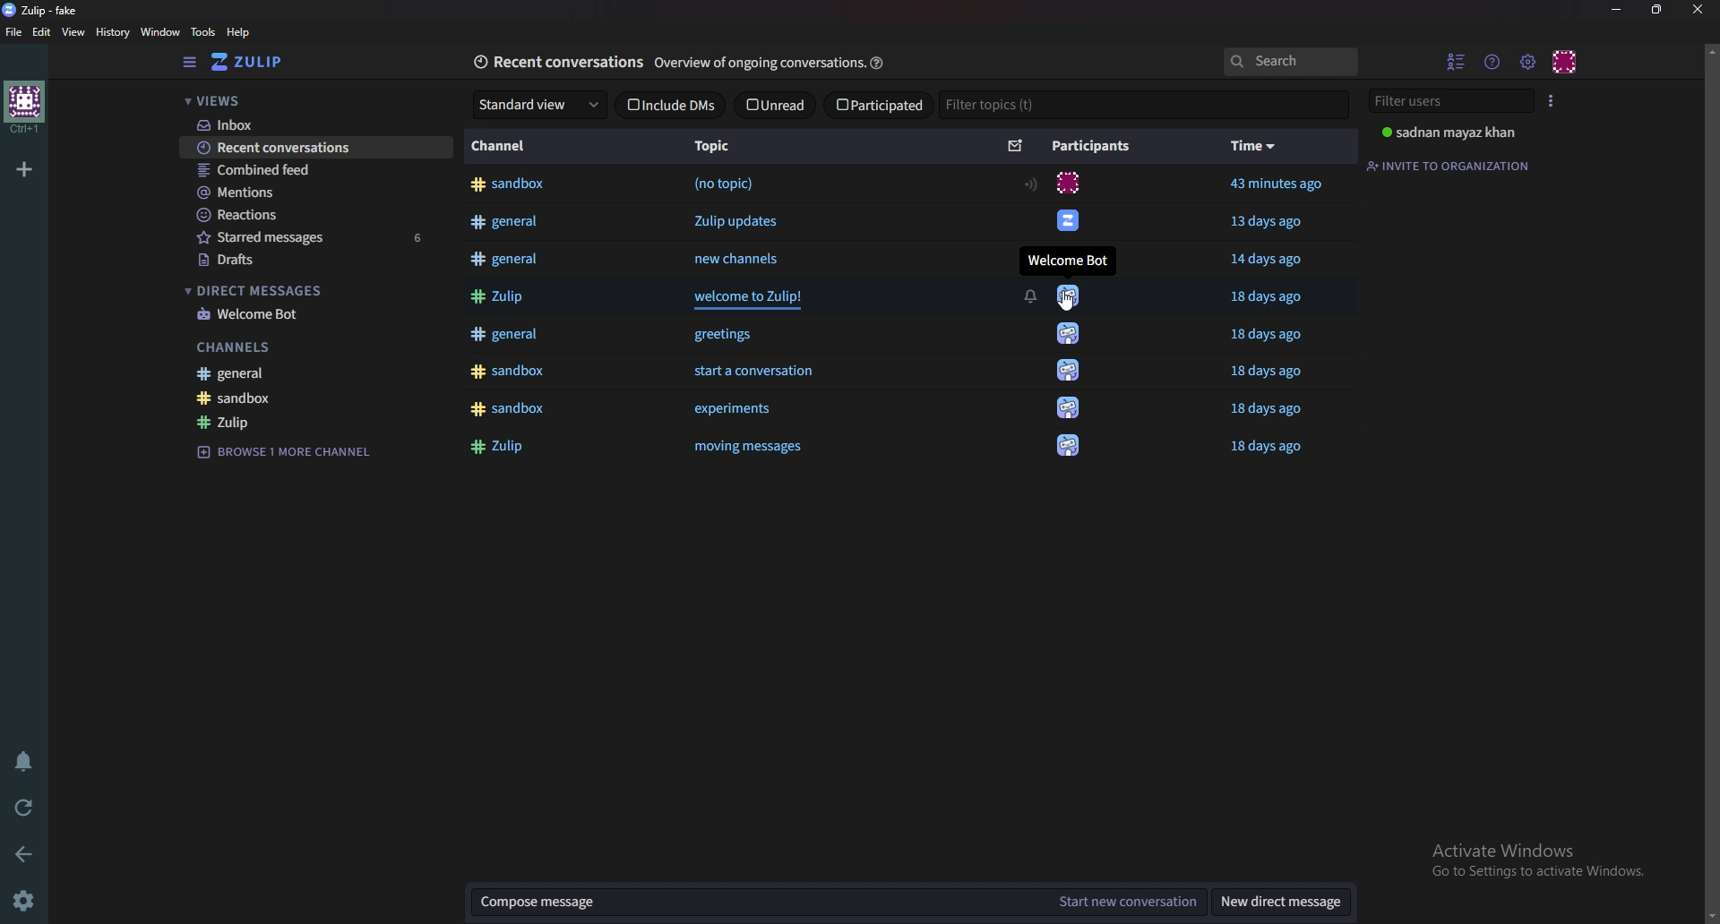  What do you see at coordinates (77, 32) in the screenshot?
I see `view` at bounding box center [77, 32].